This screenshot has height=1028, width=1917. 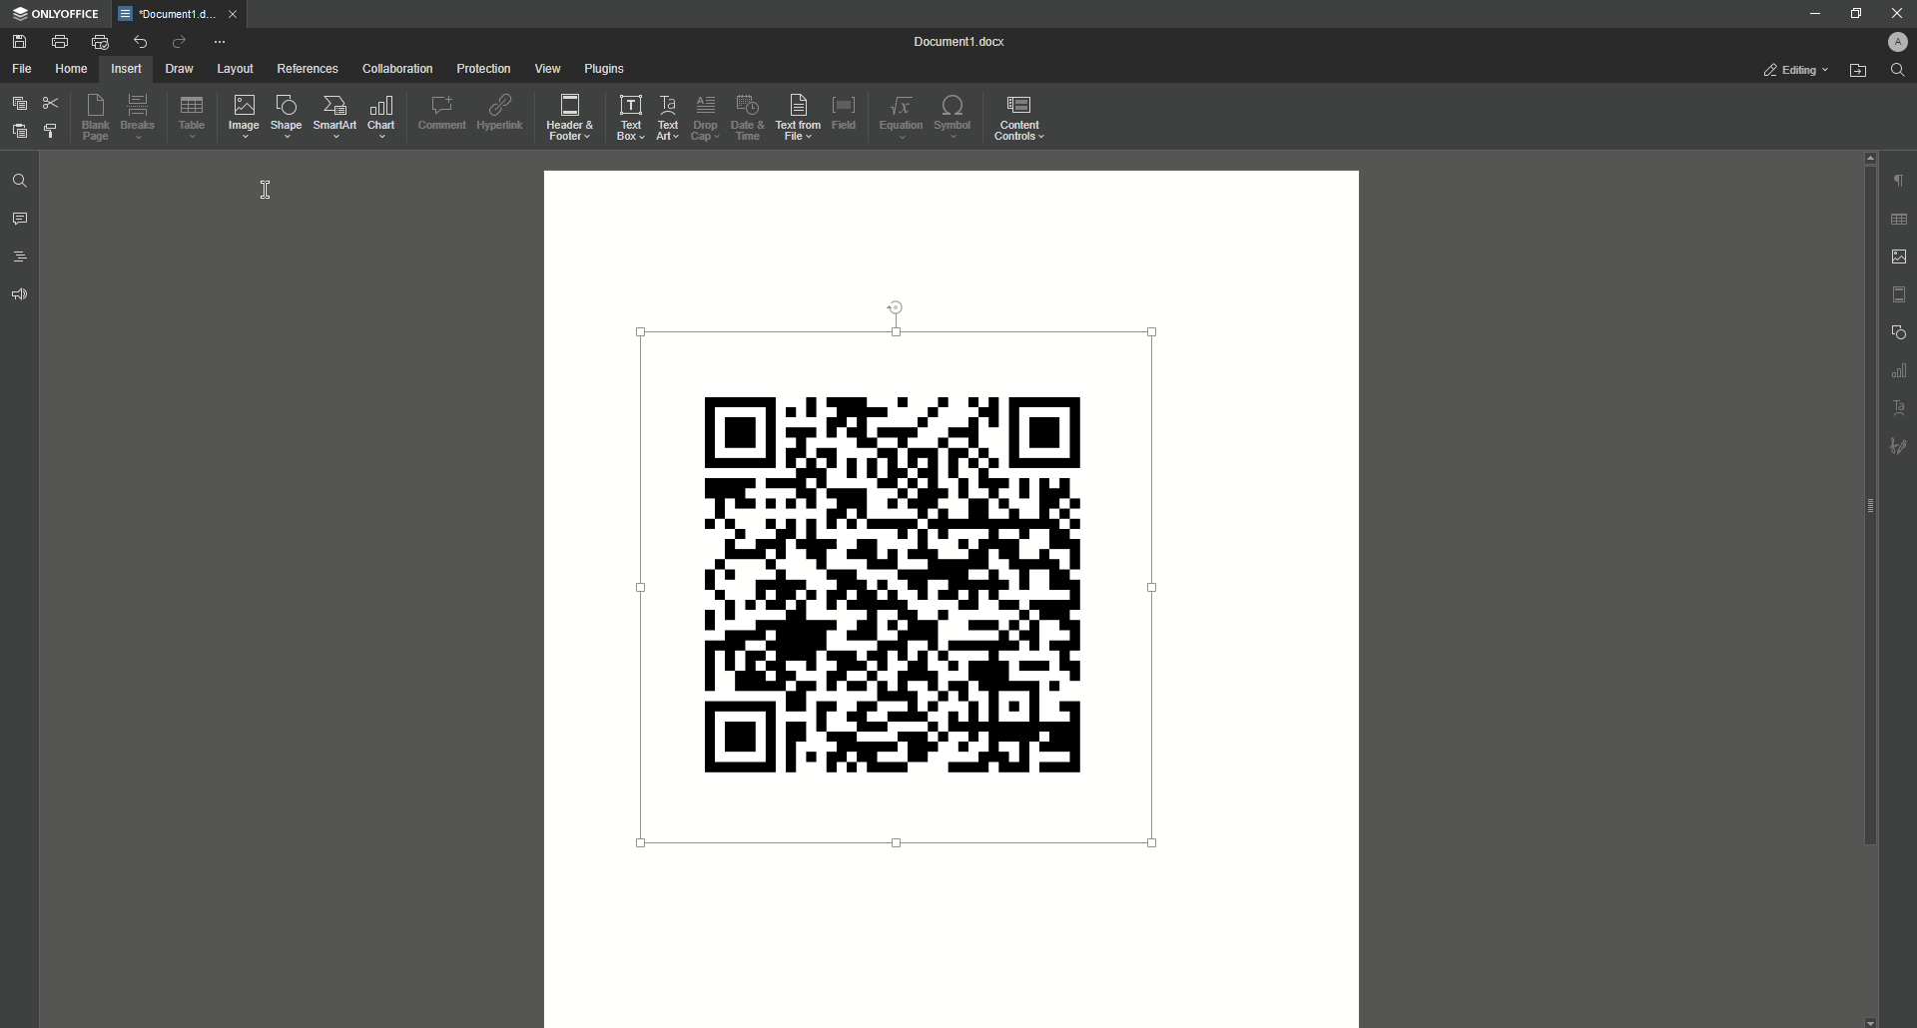 What do you see at coordinates (797, 117) in the screenshot?
I see `Text From File` at bounding box center [797, 117].